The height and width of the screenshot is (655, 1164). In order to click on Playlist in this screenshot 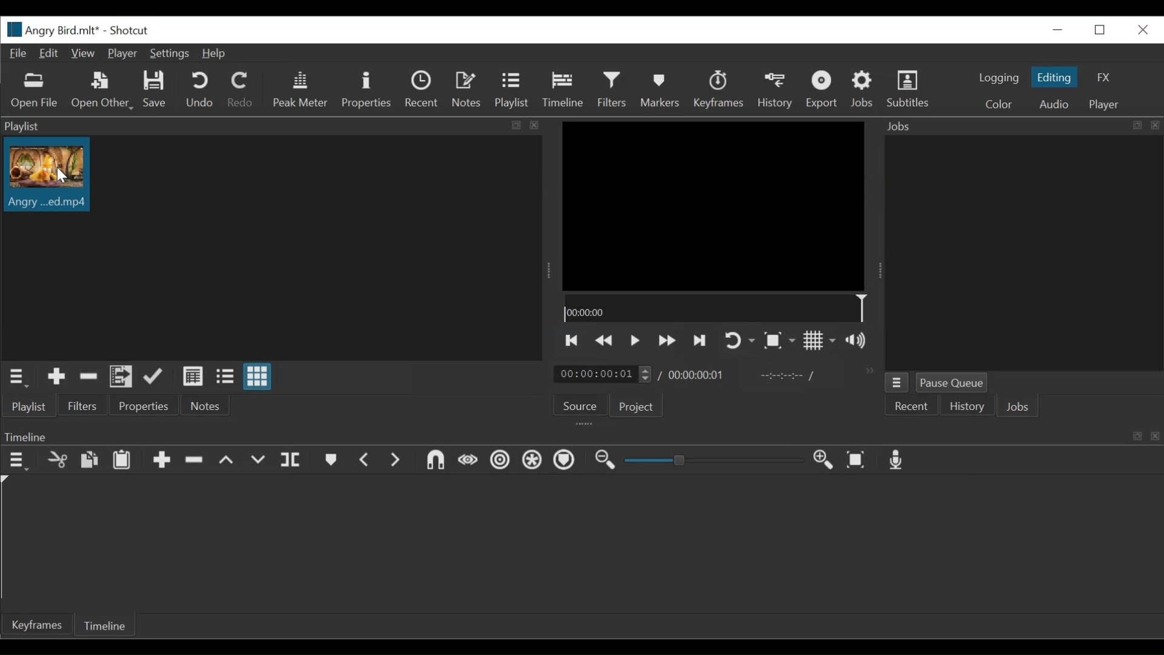, I will do `click(35, 405)`.